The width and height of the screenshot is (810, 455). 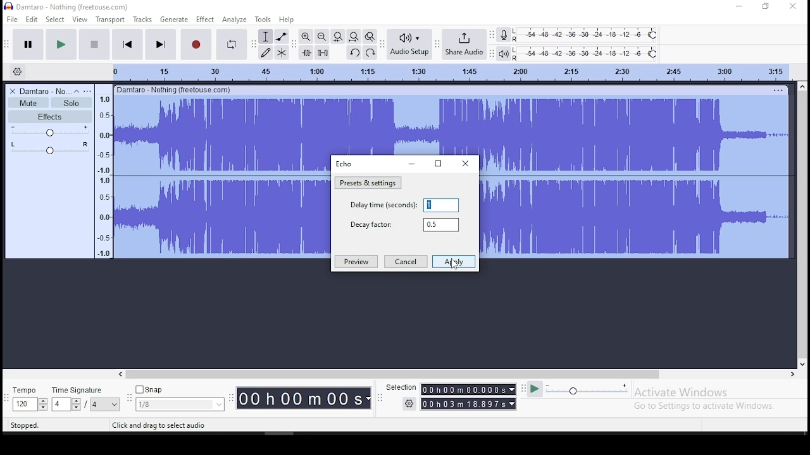 I want to click on help, so click(x=287, y=19).